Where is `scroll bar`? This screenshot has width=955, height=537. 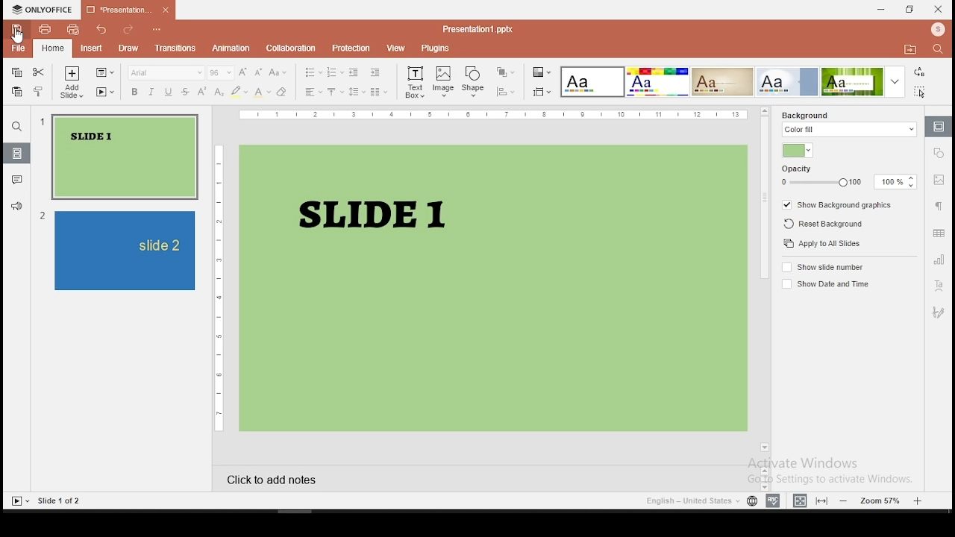 scroll bar is located at coordinates (764, 284).